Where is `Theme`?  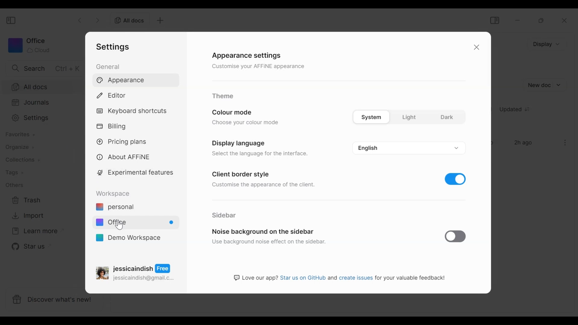 Theme is located at coordinates (224, 95).